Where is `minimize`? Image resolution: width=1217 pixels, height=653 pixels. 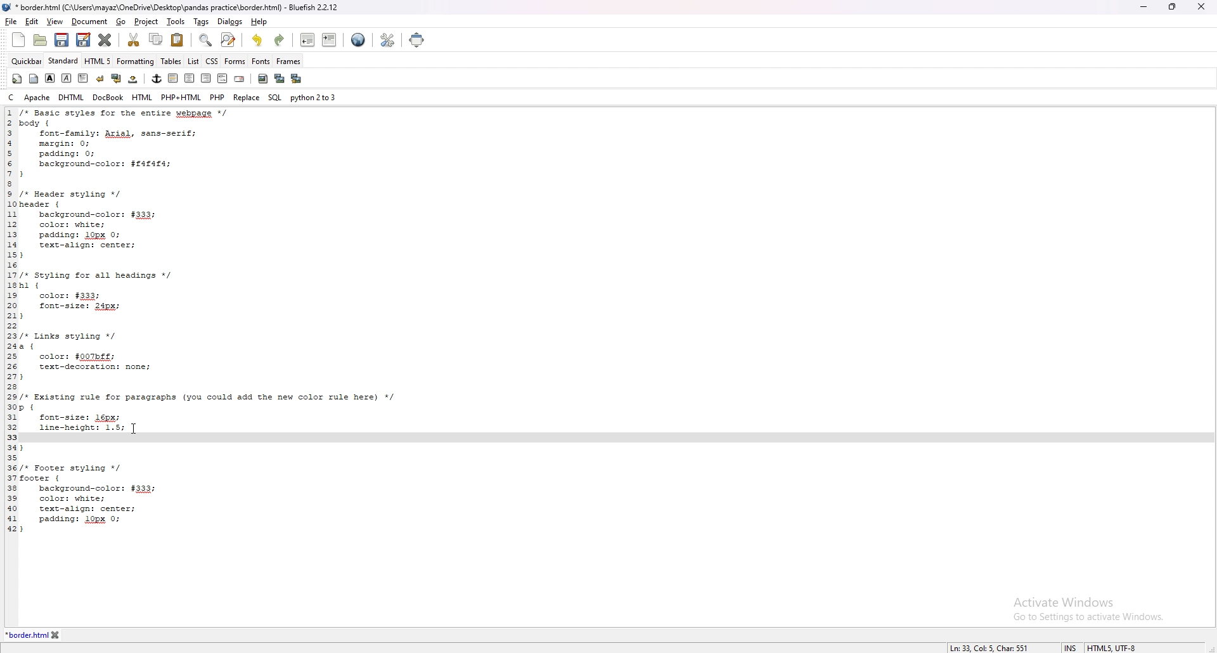
minimize is located at coordinates (1145, 6).